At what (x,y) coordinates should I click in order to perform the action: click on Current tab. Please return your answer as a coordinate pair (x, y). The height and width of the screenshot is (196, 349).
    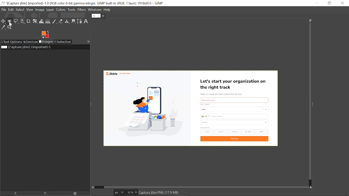
    Looking at the image, I should click on (96, 16).